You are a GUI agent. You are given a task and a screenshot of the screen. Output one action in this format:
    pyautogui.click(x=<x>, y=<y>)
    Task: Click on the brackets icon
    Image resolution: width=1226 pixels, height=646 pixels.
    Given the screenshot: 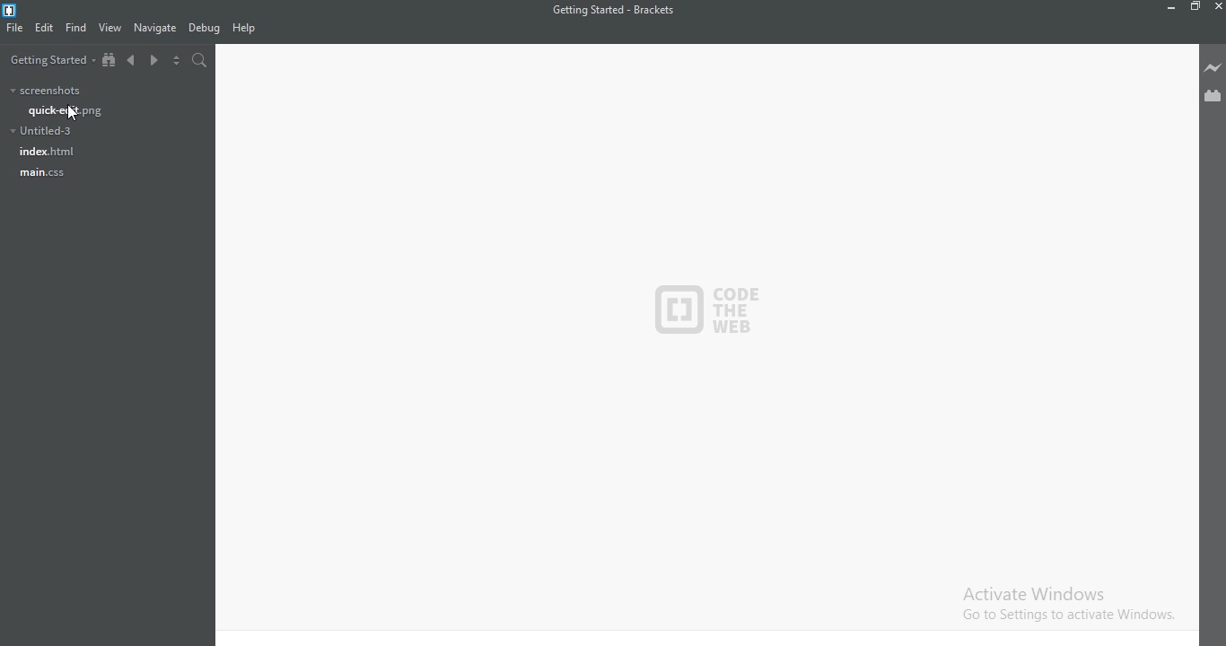 What is the action you would take?
    pyautogui.click(x=12, y=9)
    